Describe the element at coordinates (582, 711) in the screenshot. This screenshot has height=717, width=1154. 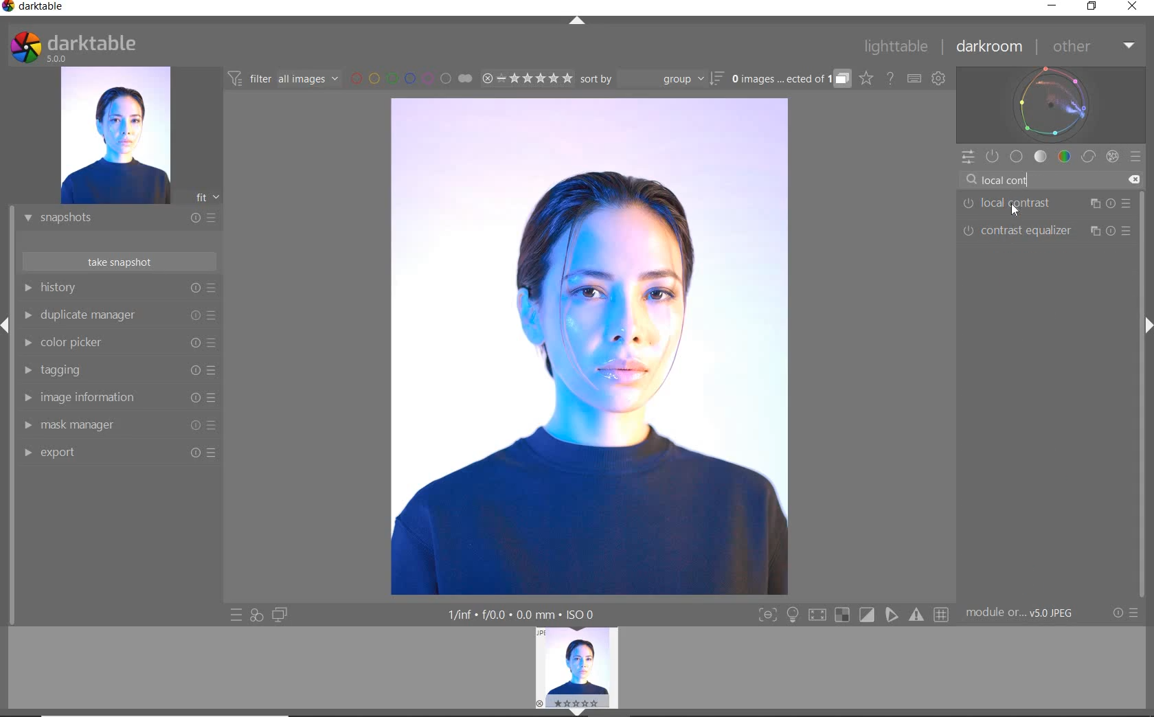
I see `EXPAND/COLLAPSE` at that location.